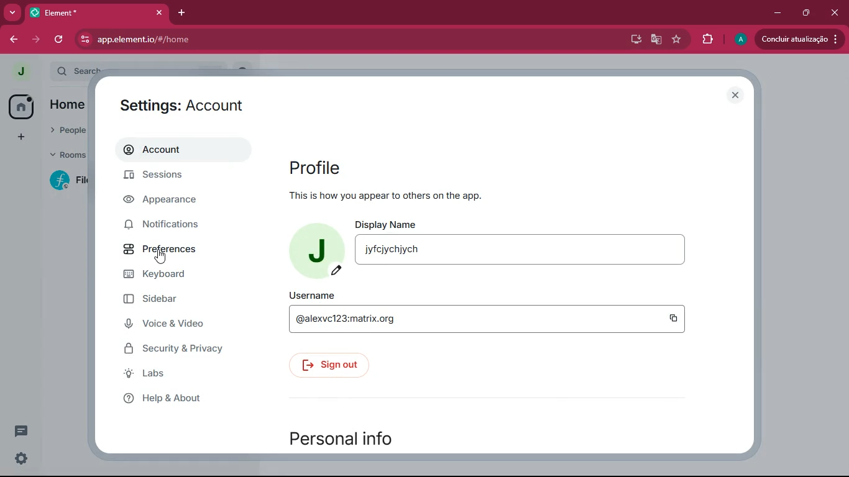  What do you see at coordinates (177, 227) in the screenshot?
I see `notifications` at bounding box center [177, 227].